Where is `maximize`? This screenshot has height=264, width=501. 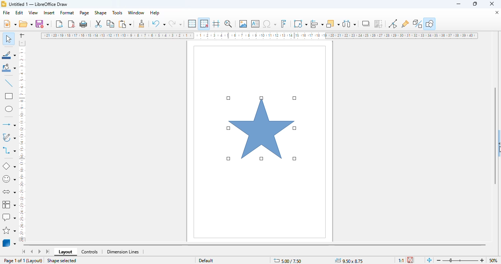
maximize is located at coordinates (475, 4).